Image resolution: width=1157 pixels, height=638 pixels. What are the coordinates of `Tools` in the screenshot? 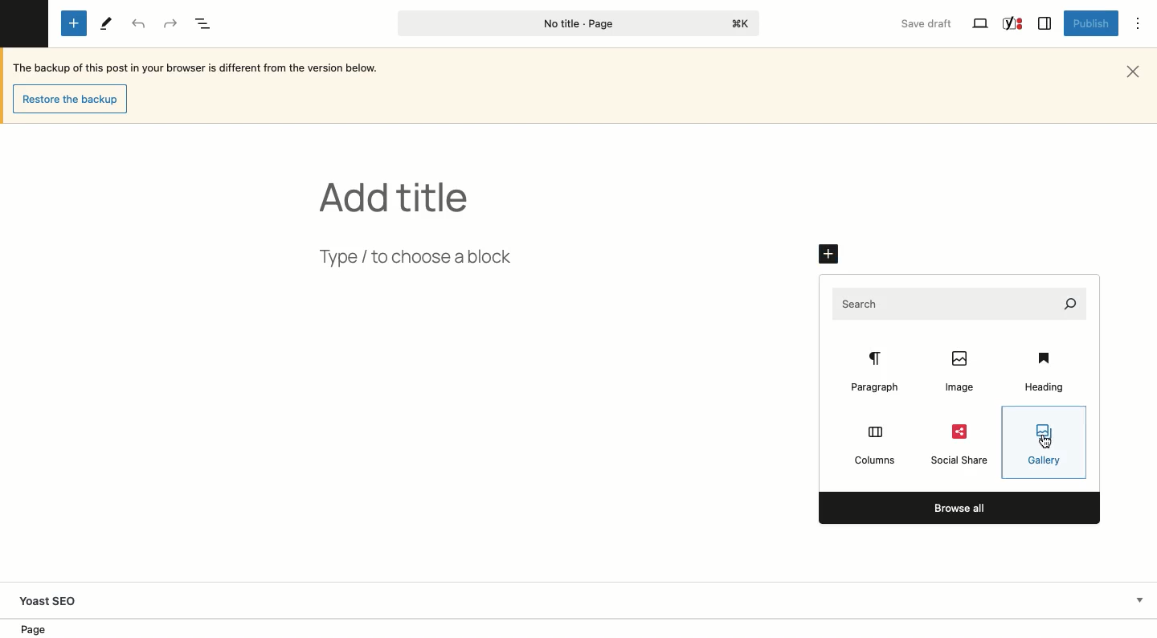 It's located at (104, 22).